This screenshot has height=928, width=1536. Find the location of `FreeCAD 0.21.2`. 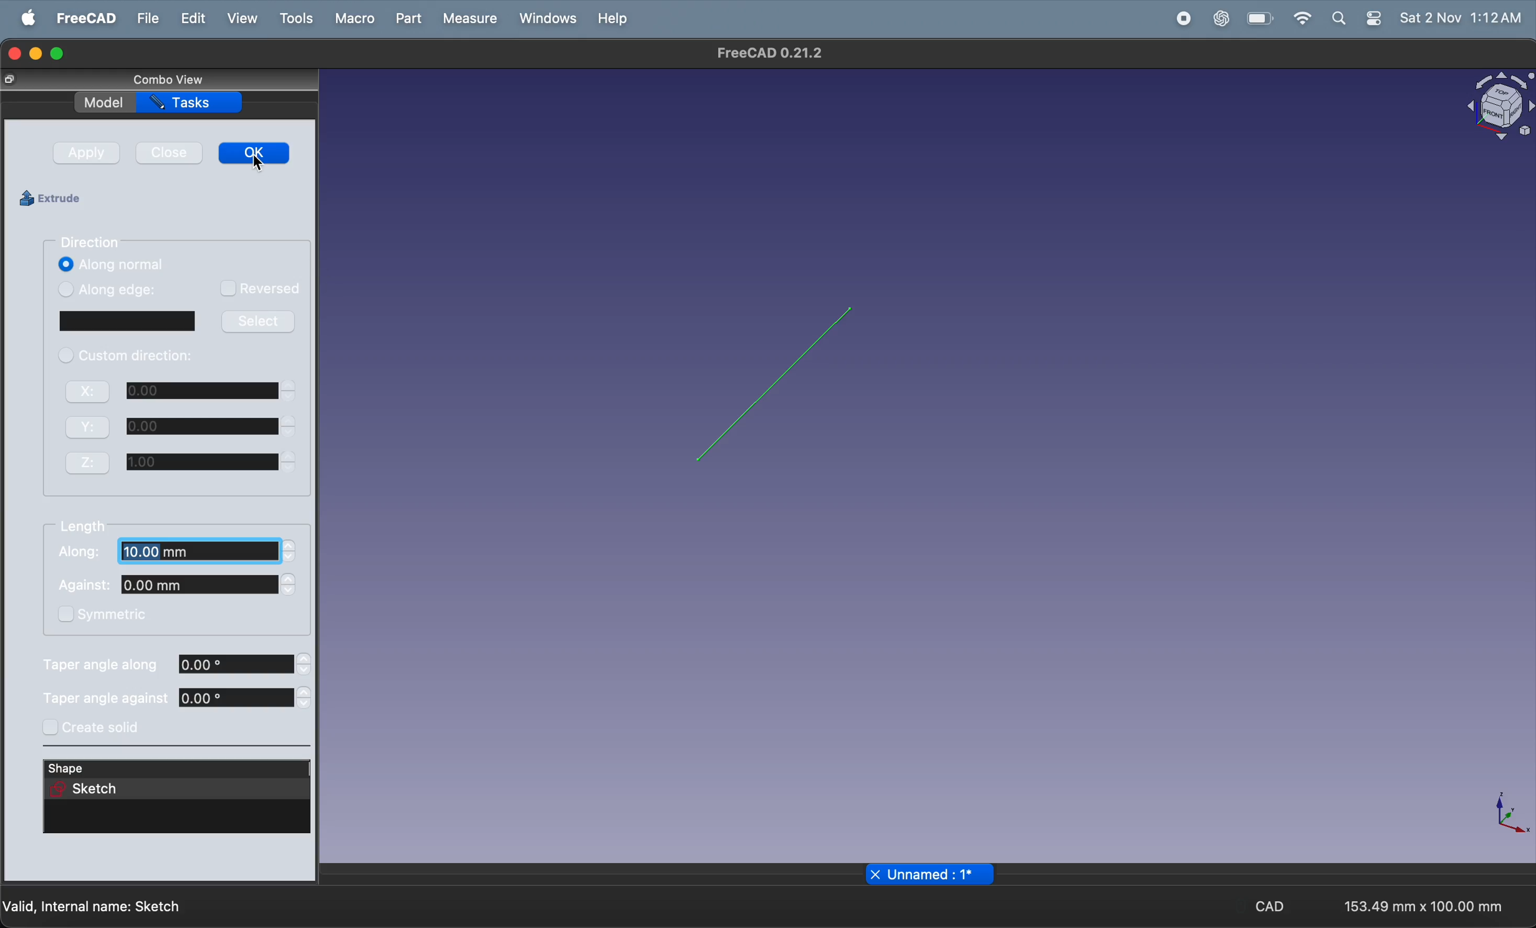

FreeCAD 0.21.2 is located at coordinates (775, 55).